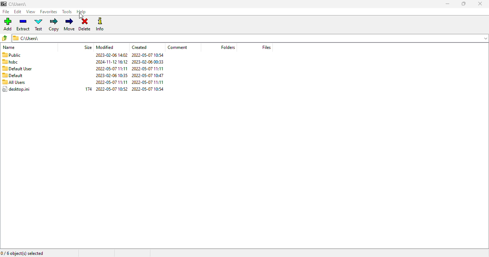 The image size is (489, 257). I want to click on copy, so click(54, 25).